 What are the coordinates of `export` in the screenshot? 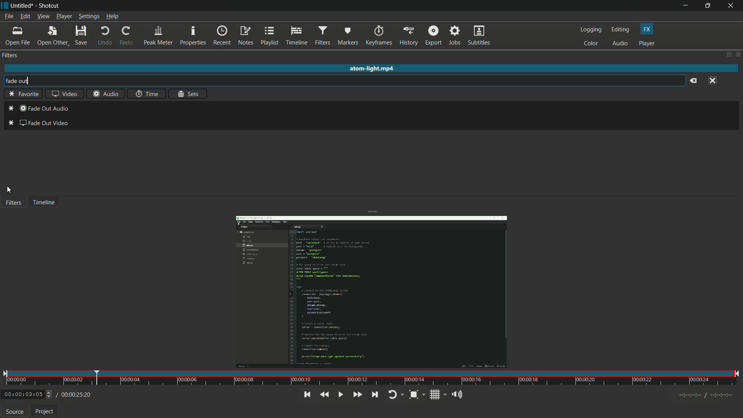 It's located at (433, 35).